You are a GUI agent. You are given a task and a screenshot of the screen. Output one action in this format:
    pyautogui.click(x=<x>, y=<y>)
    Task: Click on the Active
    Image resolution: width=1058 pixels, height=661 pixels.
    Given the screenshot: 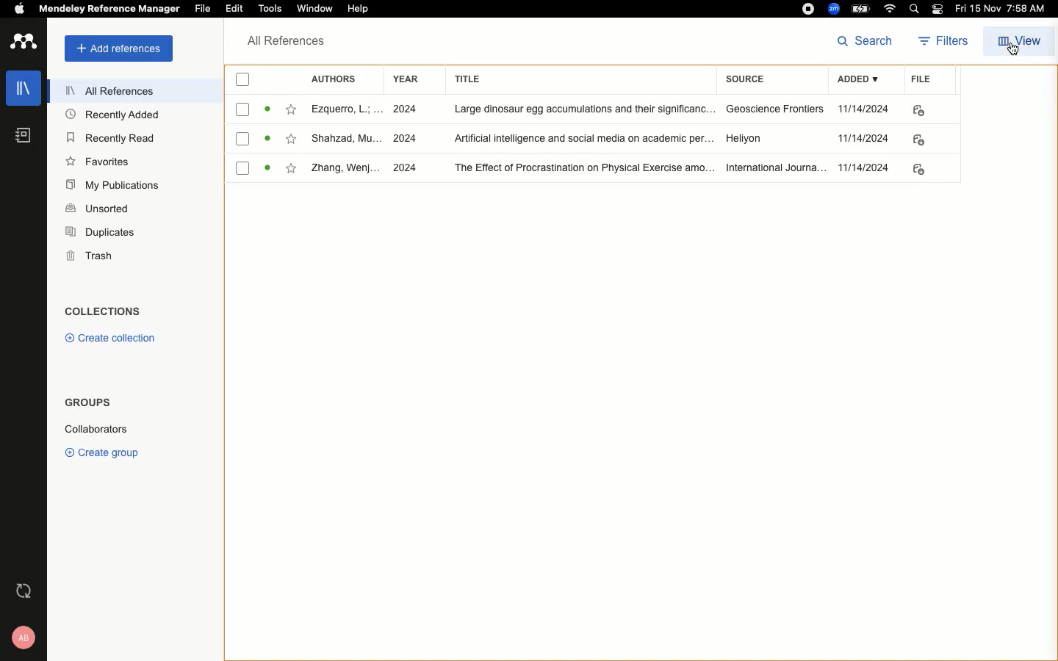 What is the action you would take?
    pyautogui.click(x=267, y=109)
    